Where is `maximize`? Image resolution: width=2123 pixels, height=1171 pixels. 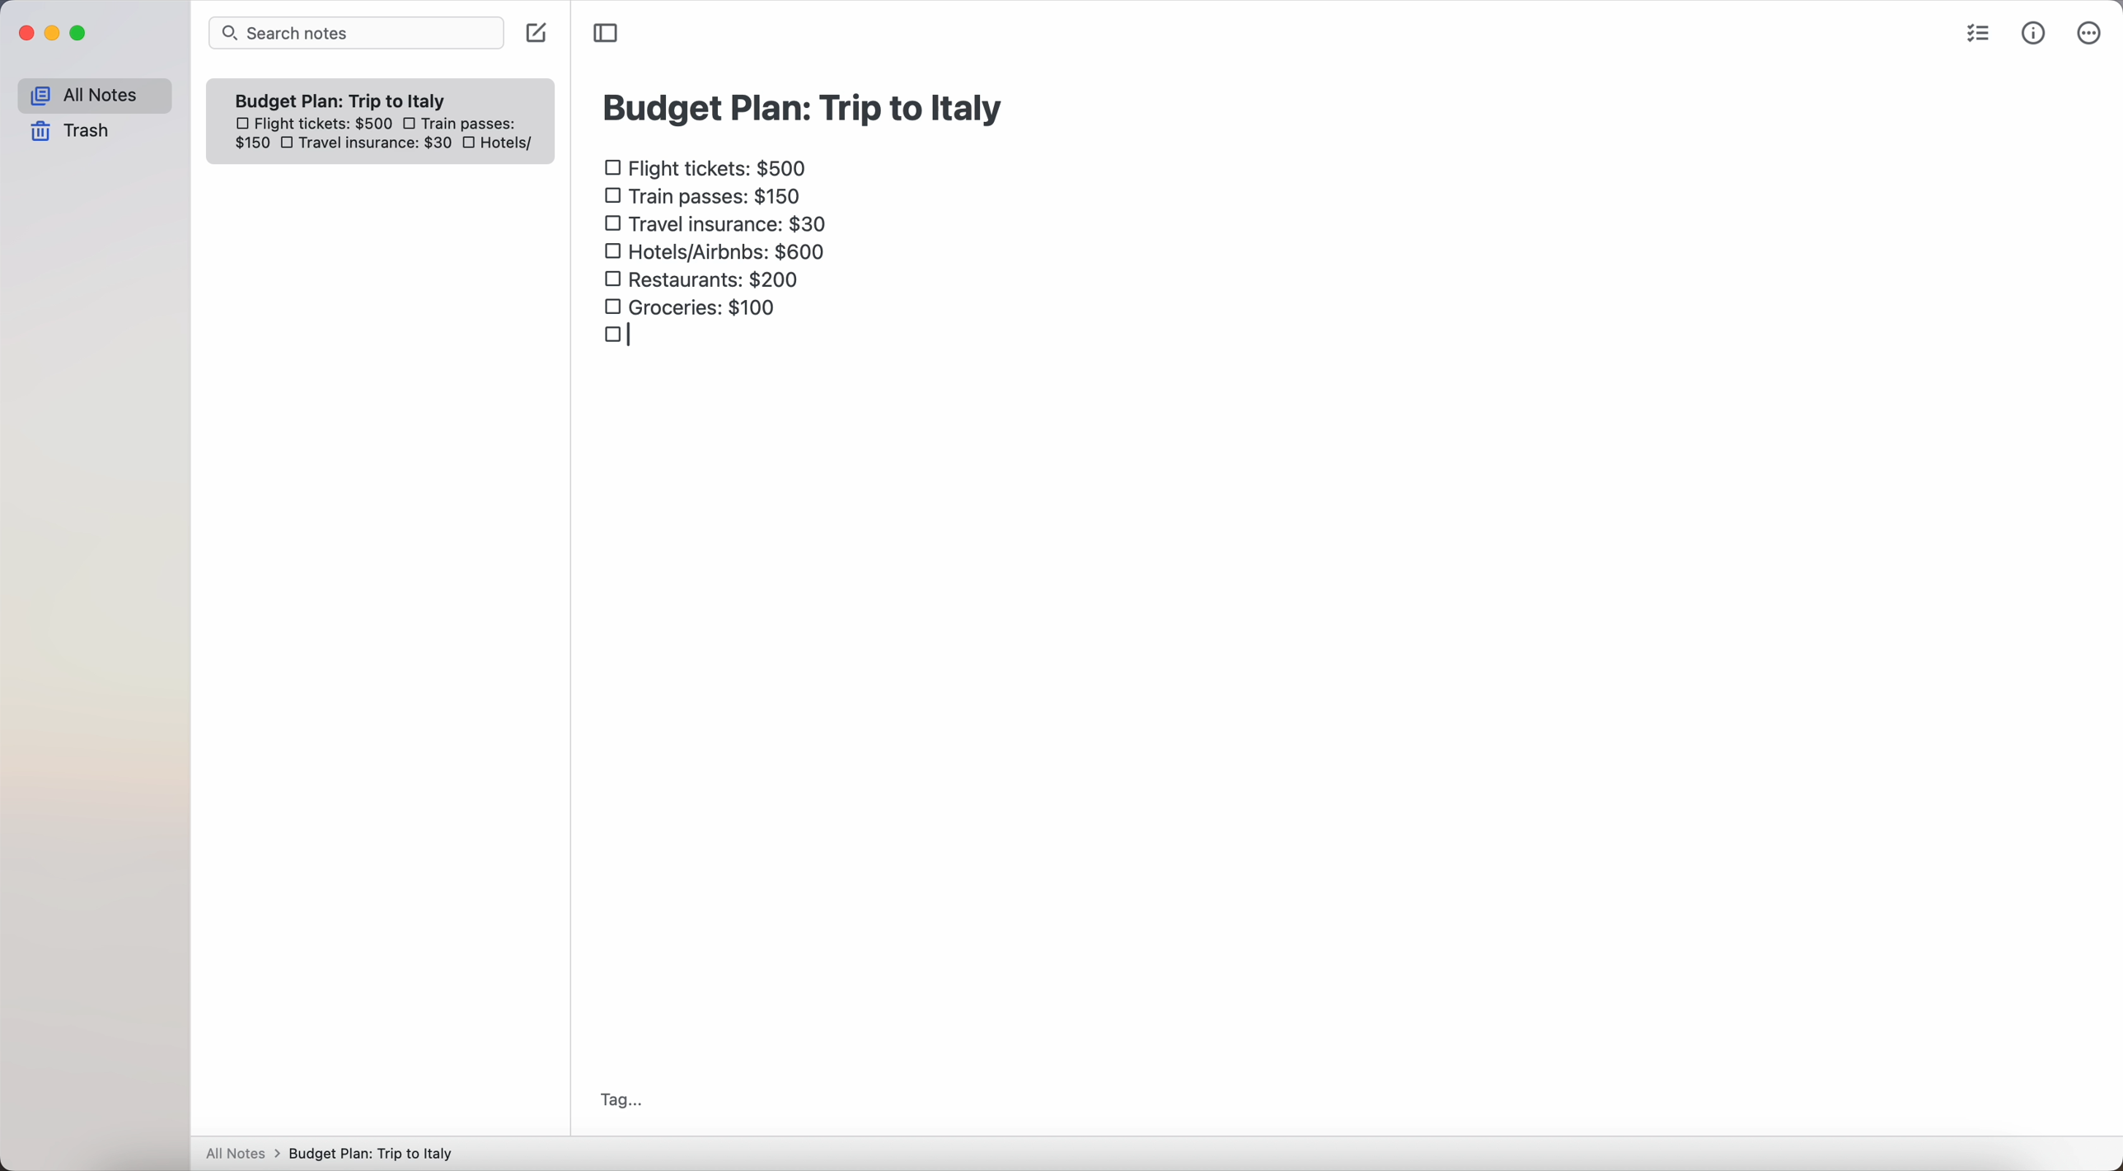
maximize is located at coordinates (82, 34).